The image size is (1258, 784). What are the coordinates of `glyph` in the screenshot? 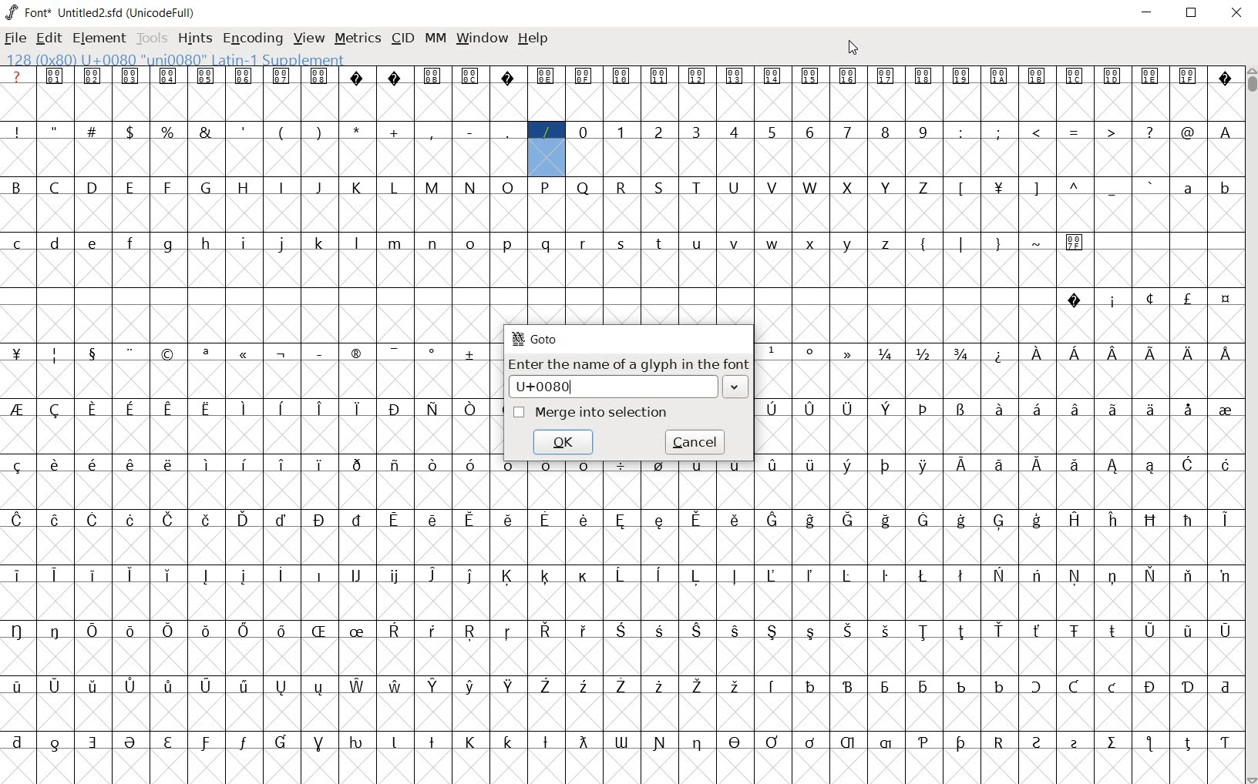 It's located at (773, 465).